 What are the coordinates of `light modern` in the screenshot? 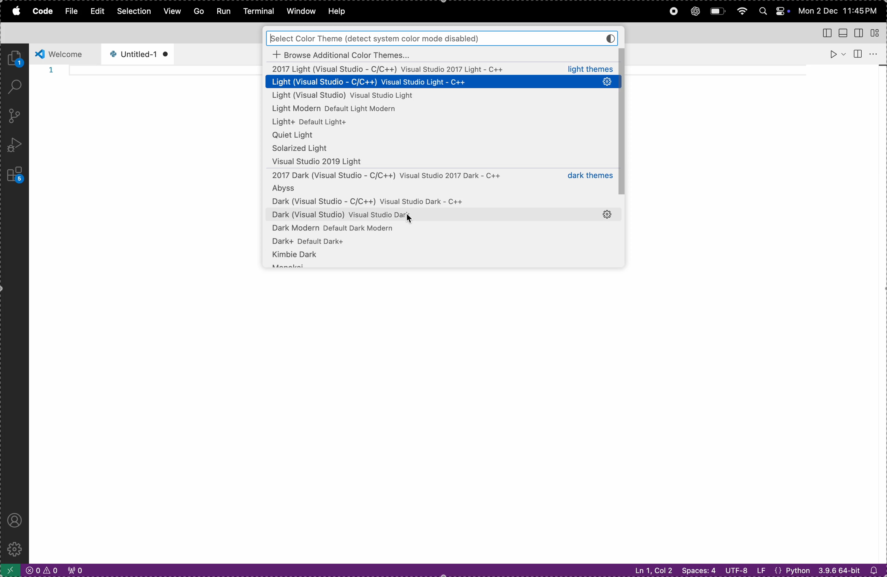 It's located at (353, 110).